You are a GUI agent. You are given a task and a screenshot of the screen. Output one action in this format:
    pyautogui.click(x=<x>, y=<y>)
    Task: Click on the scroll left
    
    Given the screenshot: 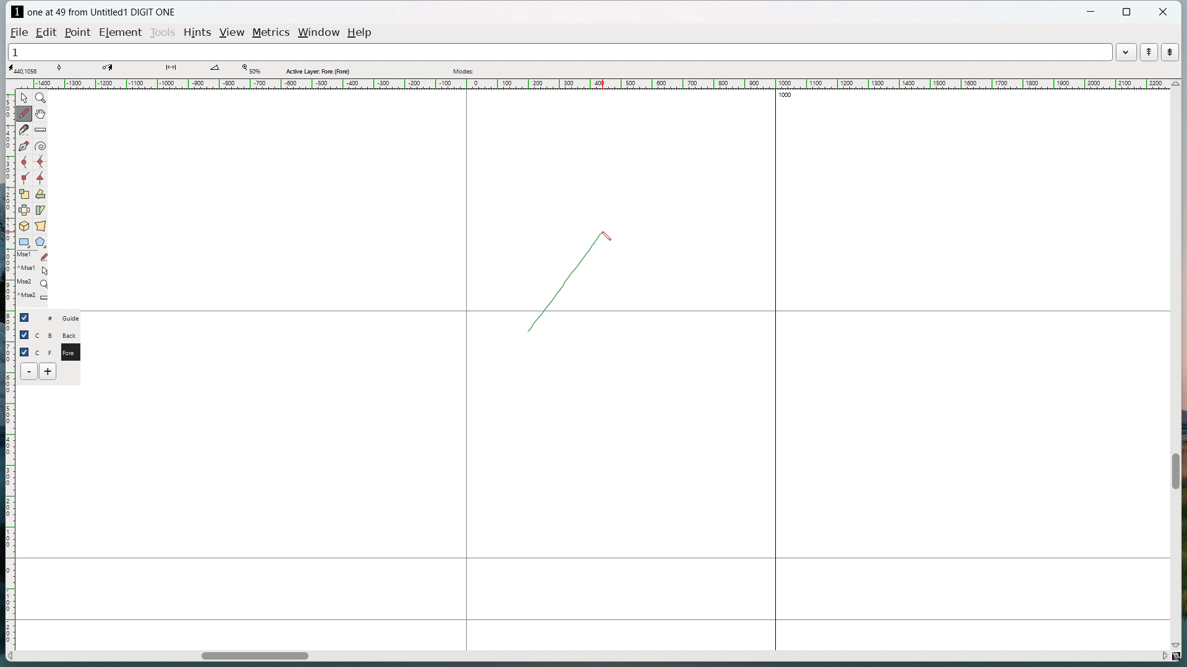 What is the action you would take?
    pyautogui.click(x=11, y=657)
    